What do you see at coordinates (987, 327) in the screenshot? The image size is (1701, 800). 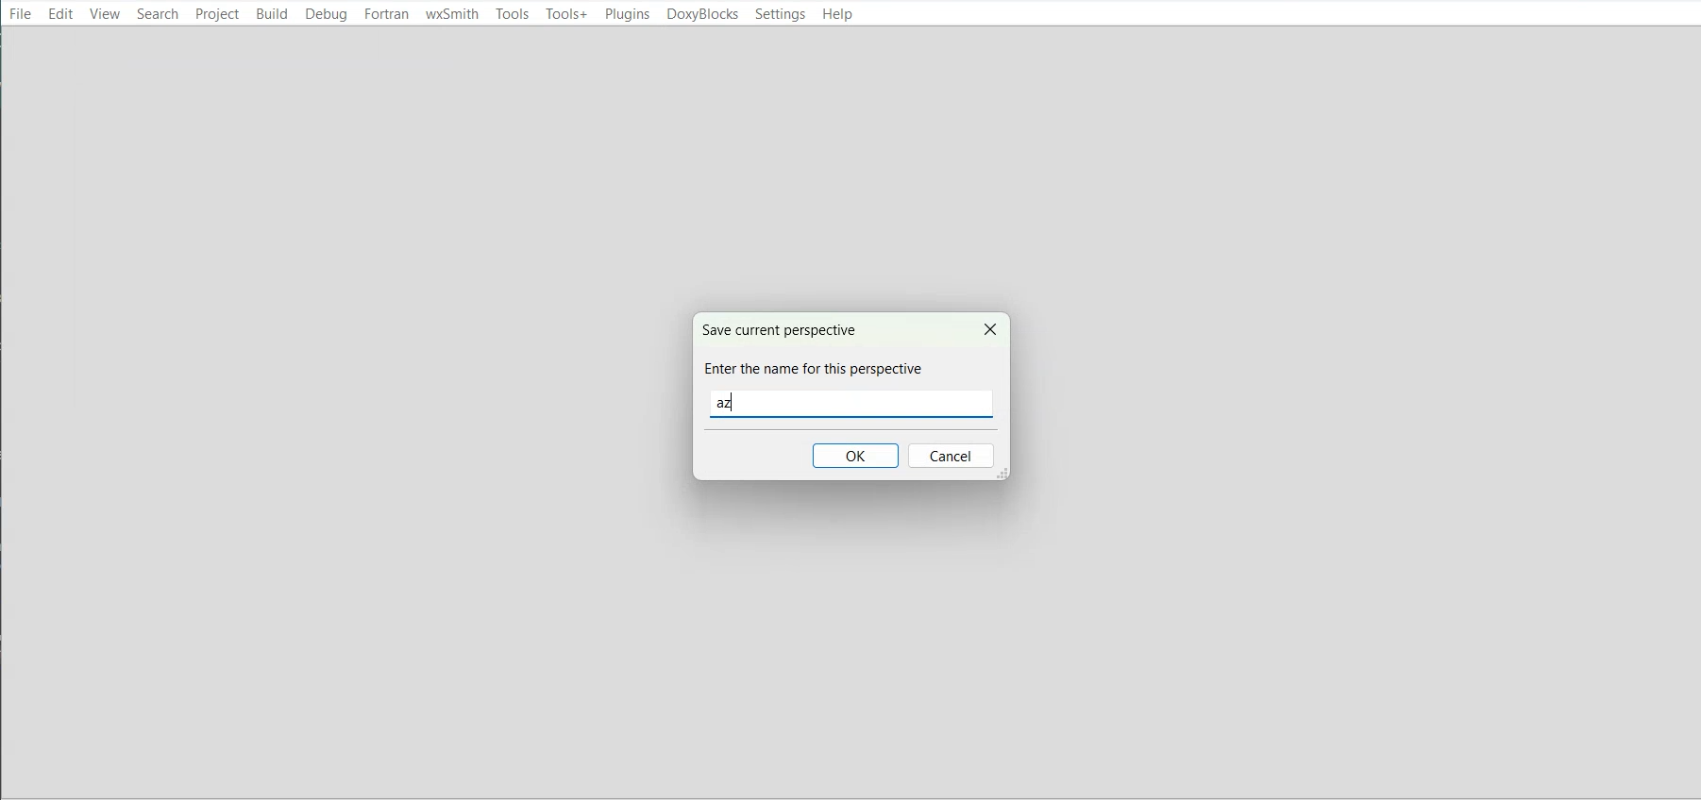 I see `Cancel` at bounding box center [987, 327].